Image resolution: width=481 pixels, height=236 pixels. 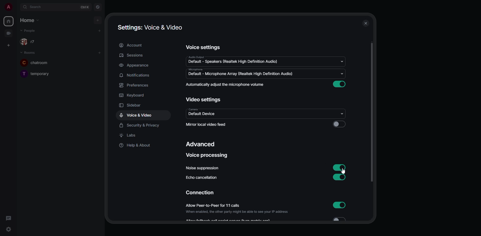 What do you see at coordinates (196, 57) in the screenshot?
I see `audio output` at bounding box center [196, 57].